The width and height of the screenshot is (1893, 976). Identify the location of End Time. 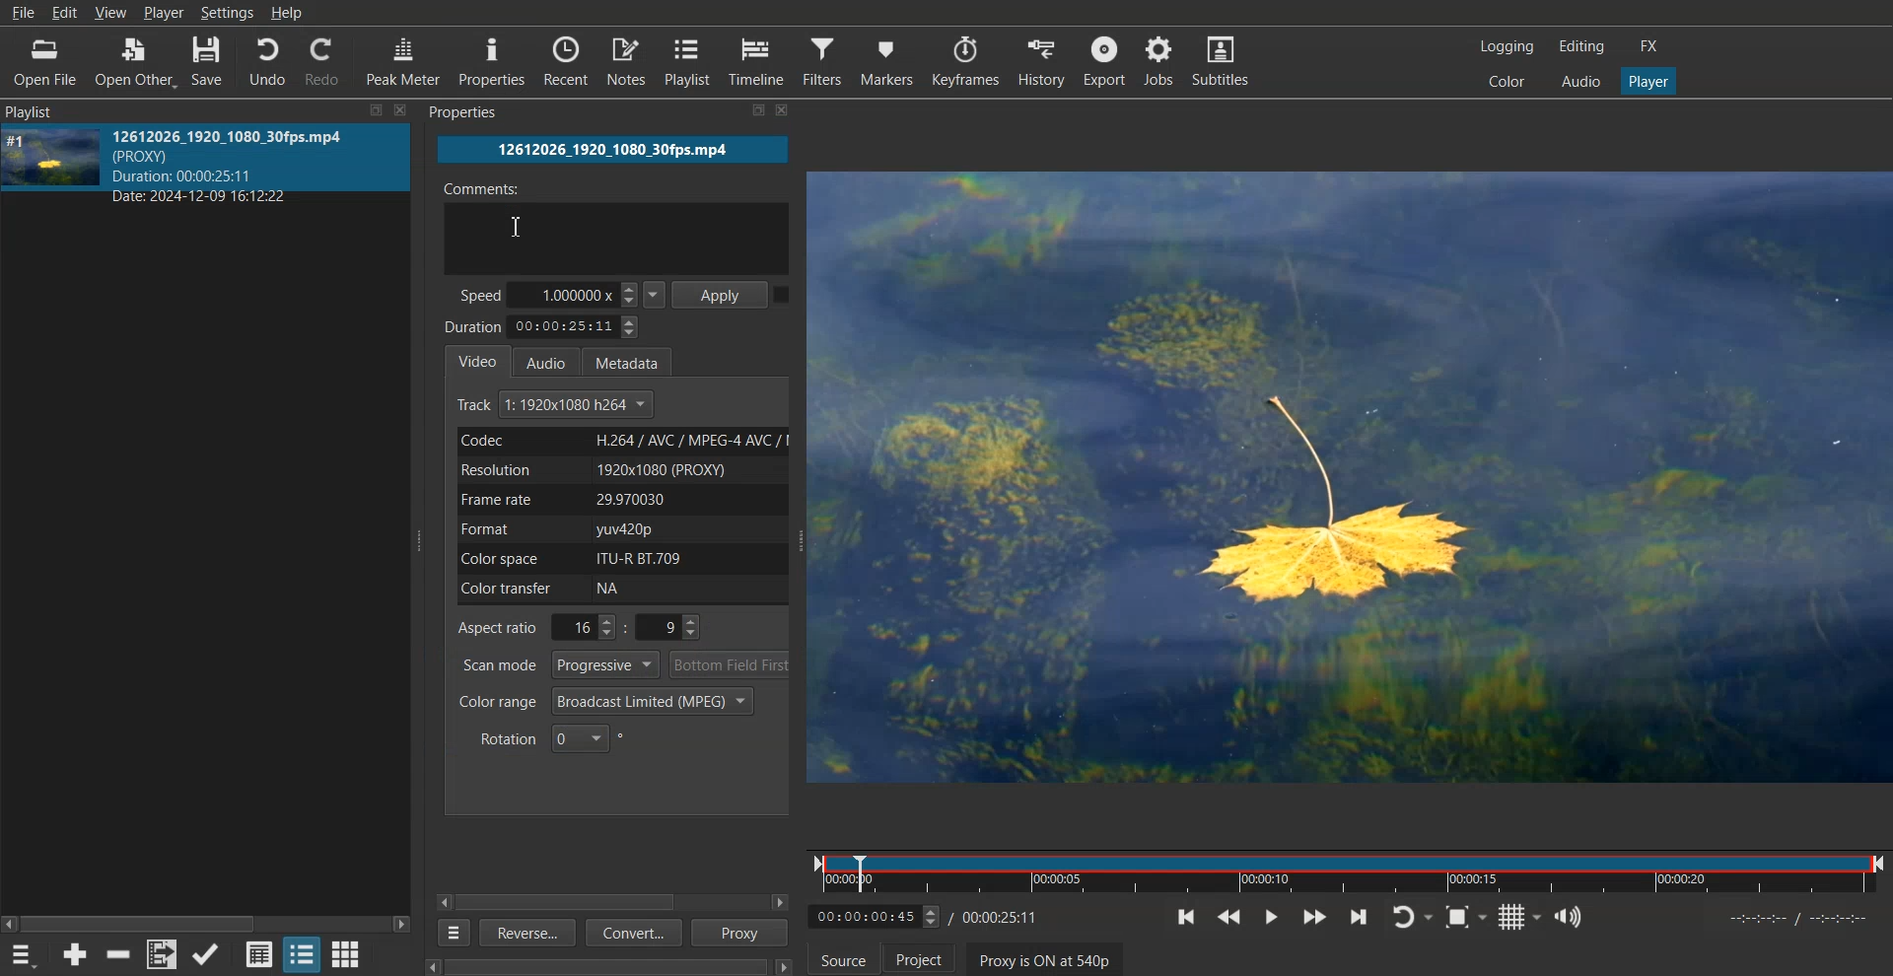
(1004, 916).